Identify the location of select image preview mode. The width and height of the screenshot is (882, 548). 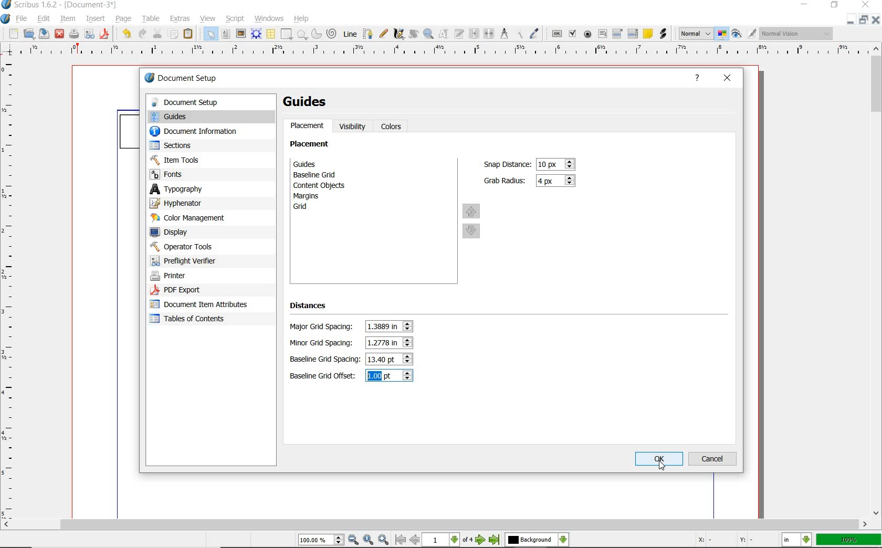
(696, 33).